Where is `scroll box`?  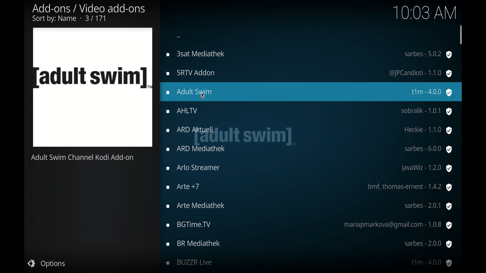 scroll box is located at coordinates (461, 34).